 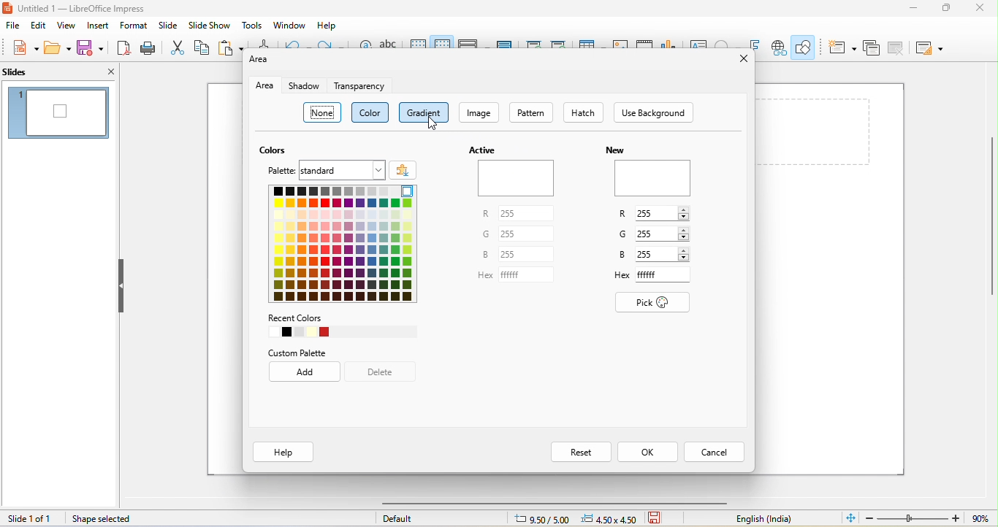 I want to click on colors, so click(x=274, y=150).